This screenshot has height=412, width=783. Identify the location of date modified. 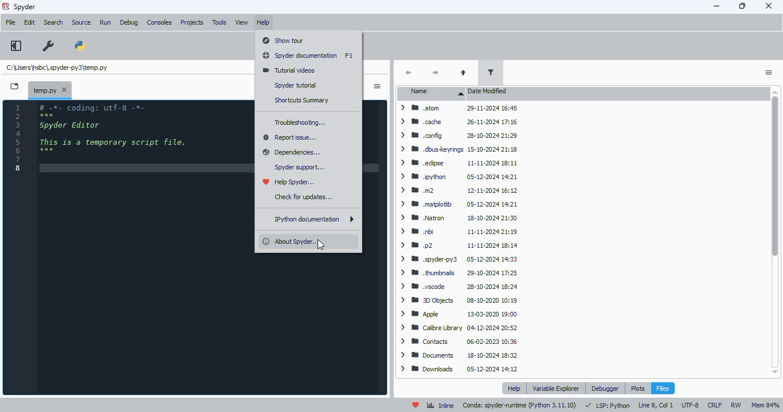
(488, 90).